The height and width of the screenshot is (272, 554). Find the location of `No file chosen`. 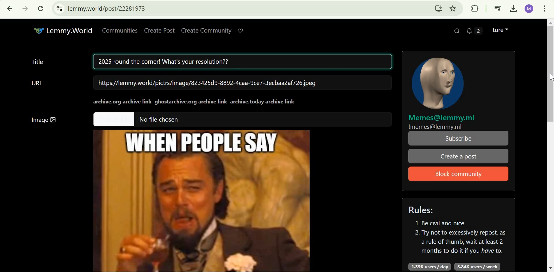

No file chosen is located at coordinates (160, 120).